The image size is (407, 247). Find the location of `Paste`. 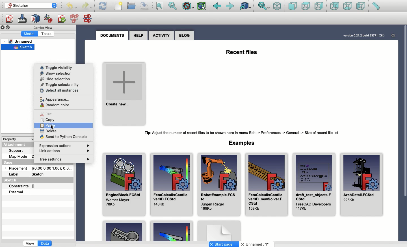

Paste is located at coordinates (46, 125).